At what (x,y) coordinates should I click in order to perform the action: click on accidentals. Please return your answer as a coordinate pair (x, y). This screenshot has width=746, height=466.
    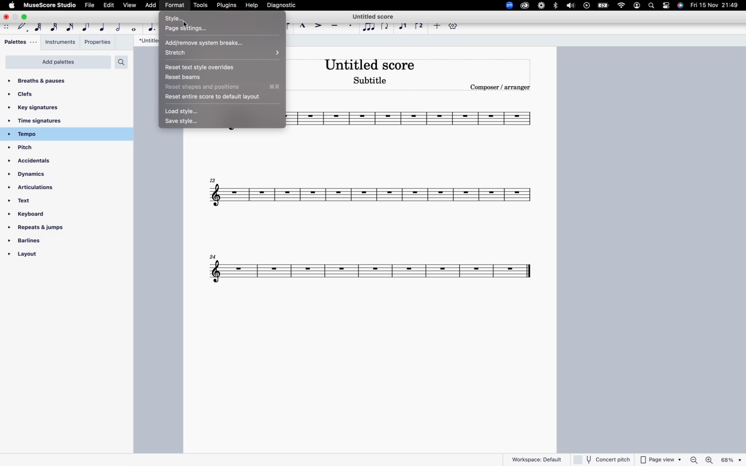
    Looking at the image, I should click on (36, 163).